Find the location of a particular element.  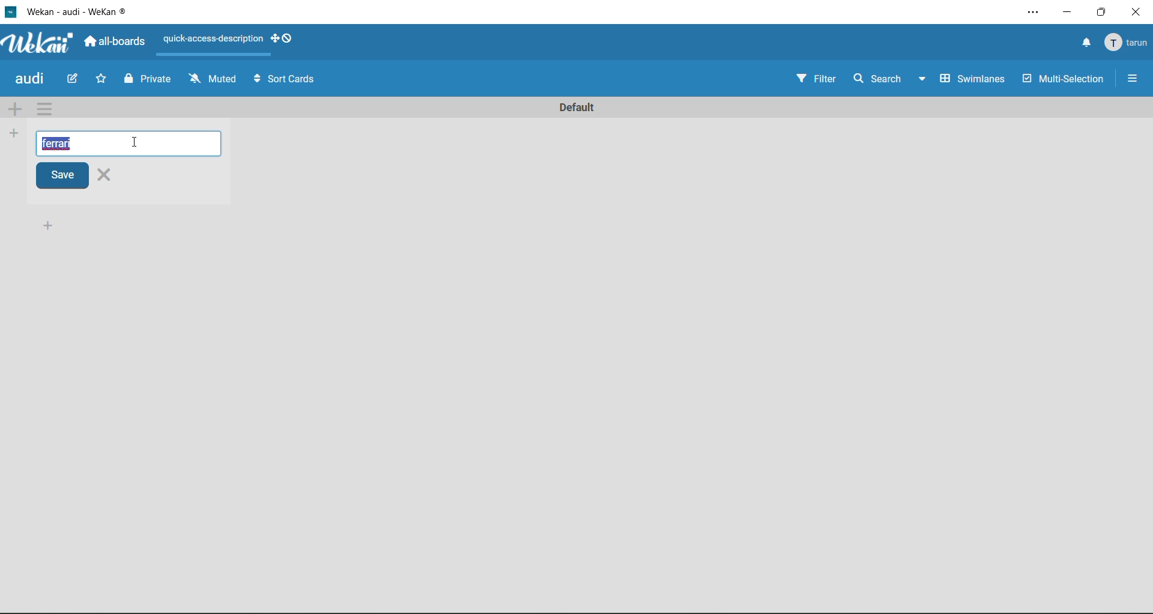

Multi-Selection is located at coordinates (1064, 78).